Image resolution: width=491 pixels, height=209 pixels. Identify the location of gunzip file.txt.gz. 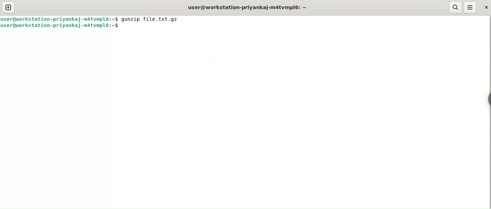
(153, 20).